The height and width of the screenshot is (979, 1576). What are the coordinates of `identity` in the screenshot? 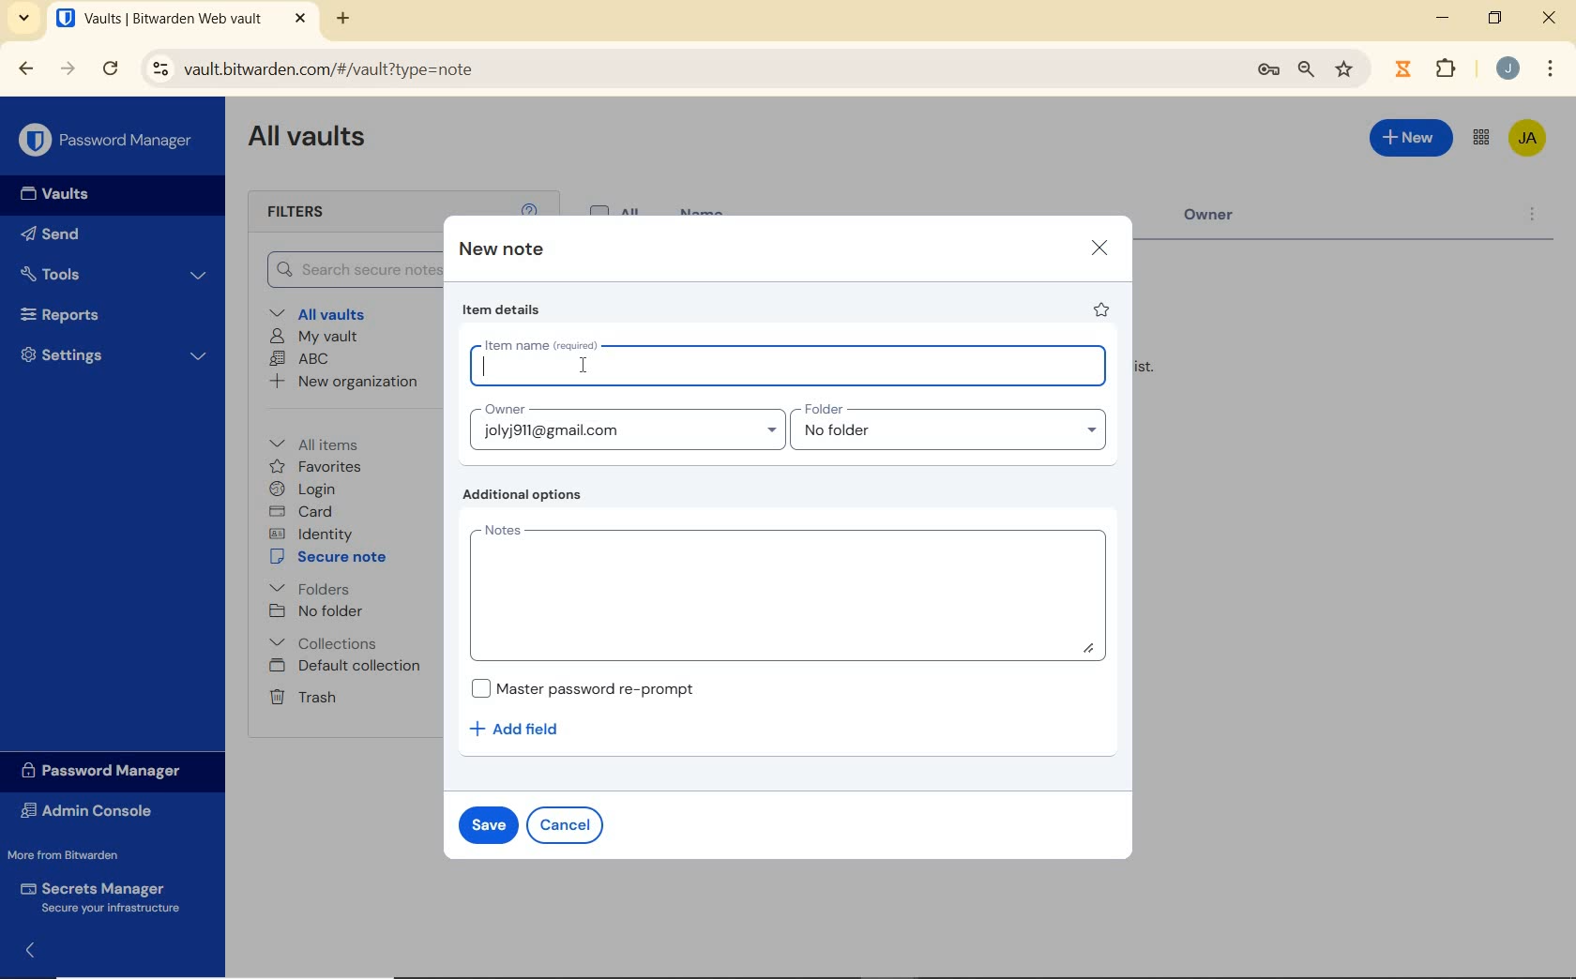 It's located at (311, 533).